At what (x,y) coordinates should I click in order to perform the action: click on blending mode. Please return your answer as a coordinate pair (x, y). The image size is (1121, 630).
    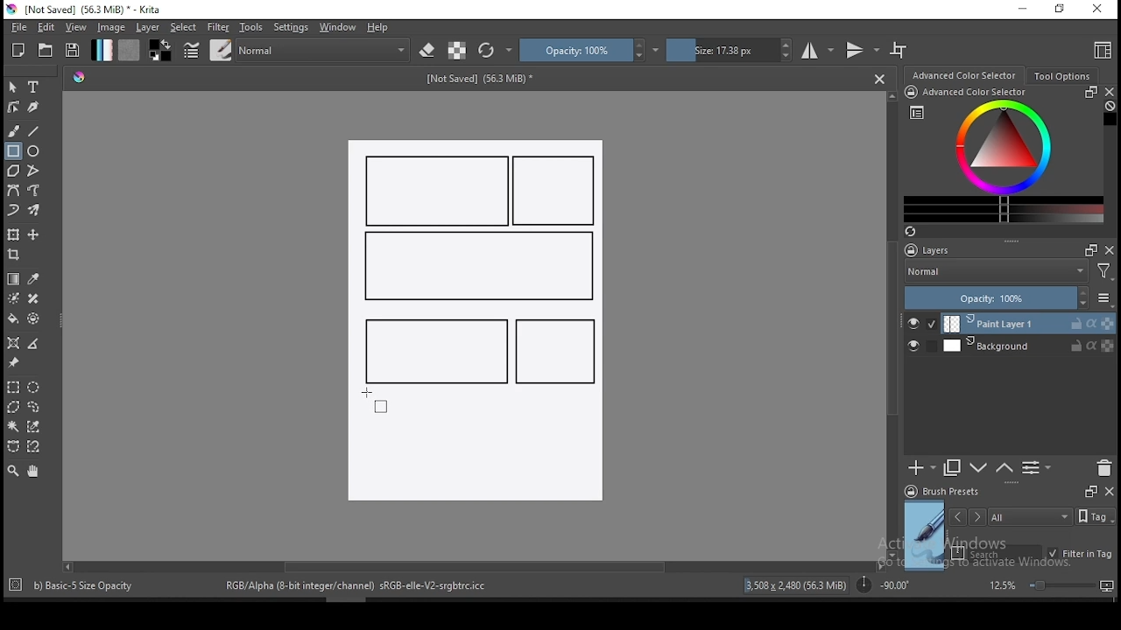
    Looking at the image, I should click on (995, 273).